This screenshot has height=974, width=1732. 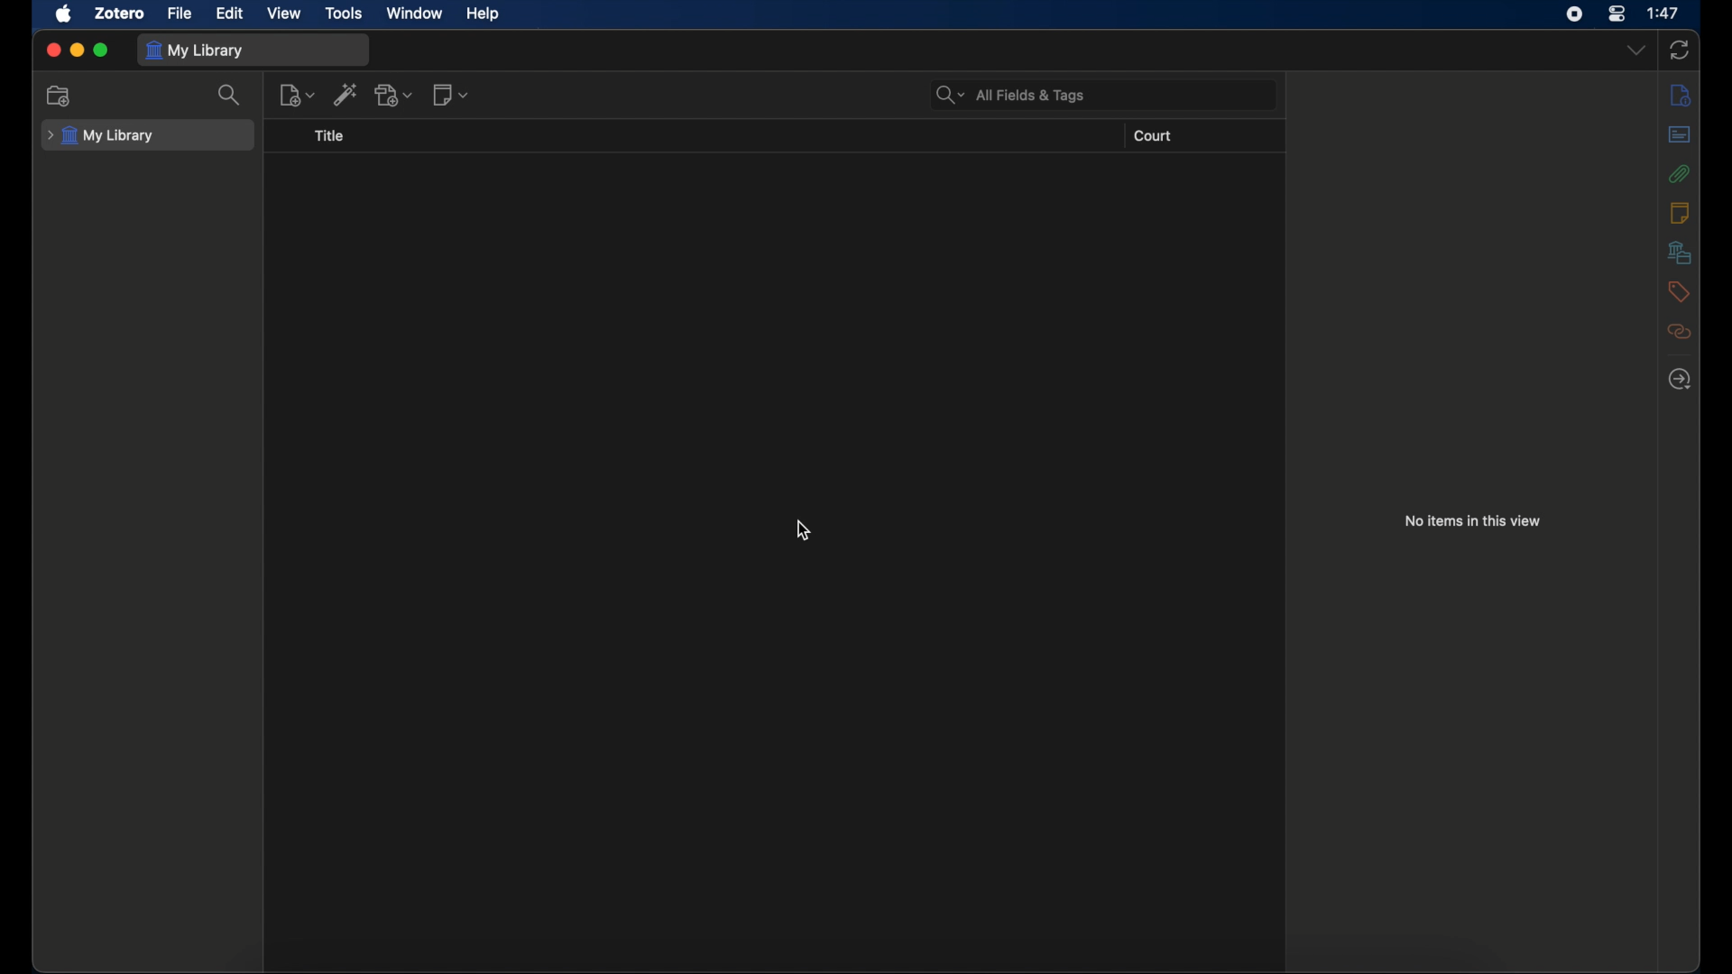 I want to click on dropdown, so click(x=1636, y=51).